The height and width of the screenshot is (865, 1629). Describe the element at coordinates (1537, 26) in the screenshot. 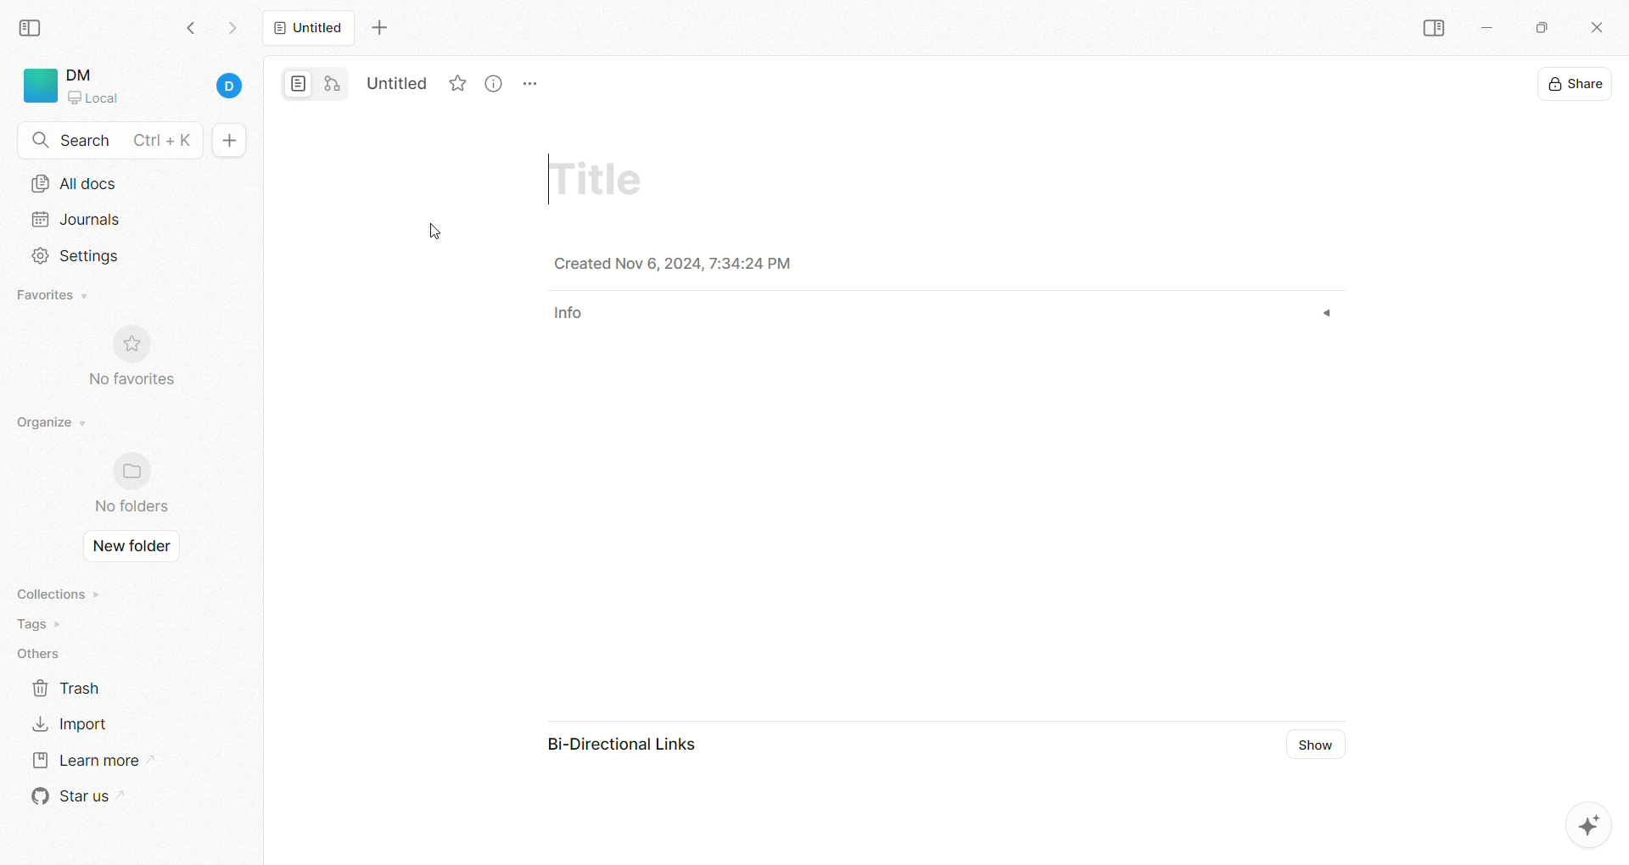

I see `maximize` at that location.